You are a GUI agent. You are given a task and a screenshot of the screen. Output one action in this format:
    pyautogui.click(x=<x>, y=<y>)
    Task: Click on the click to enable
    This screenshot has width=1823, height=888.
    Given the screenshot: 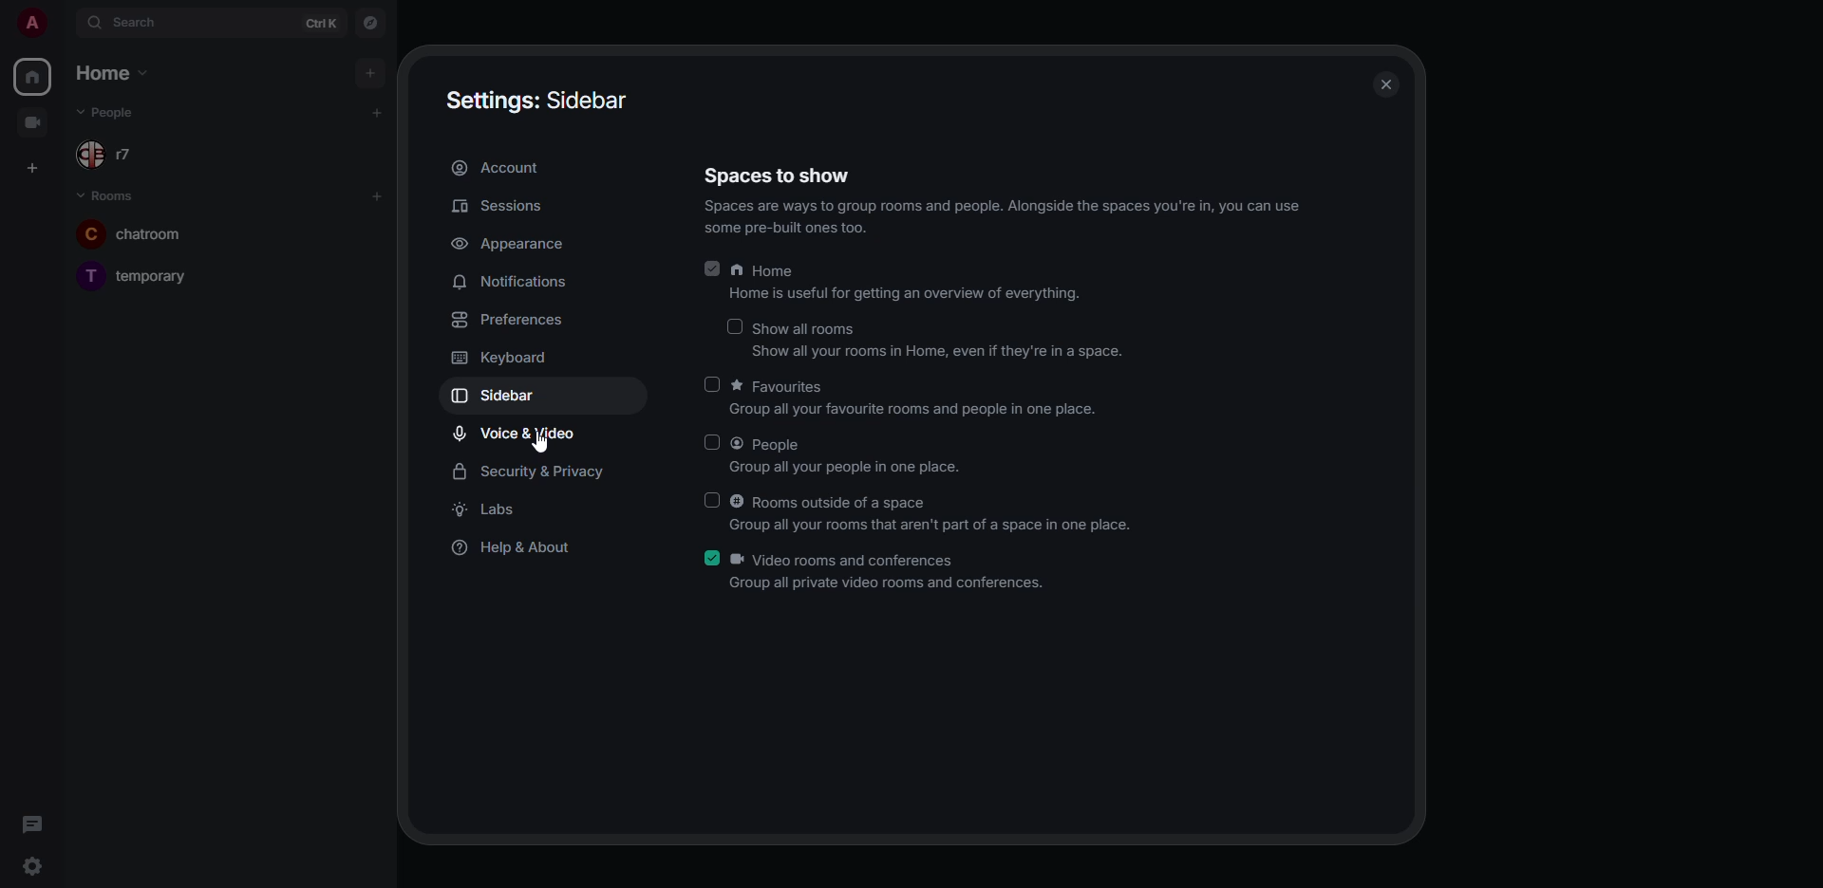 What is the action you would take?
    pyautogui.click(x=715, y=443)
    